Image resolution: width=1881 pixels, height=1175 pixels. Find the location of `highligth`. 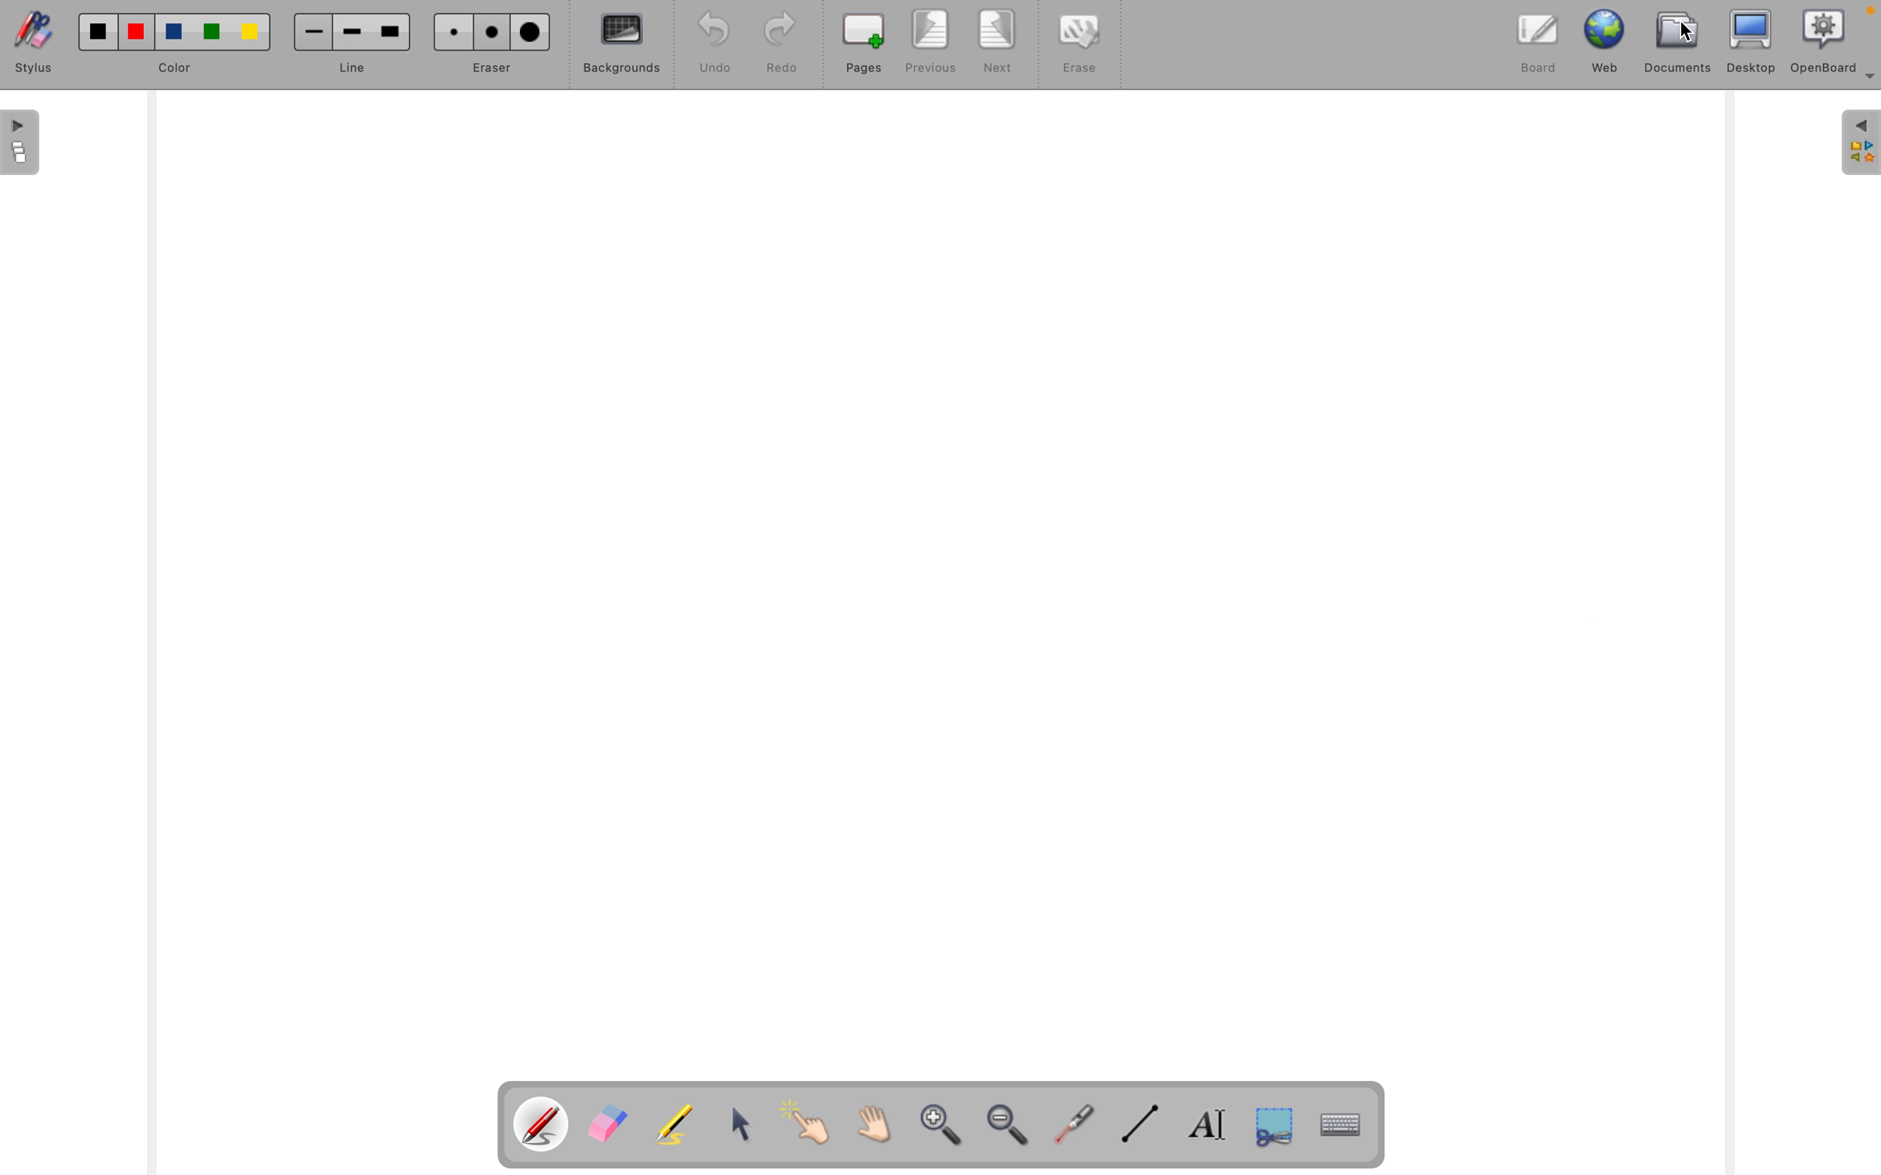

highligth is located at coordinates (679, 1127).